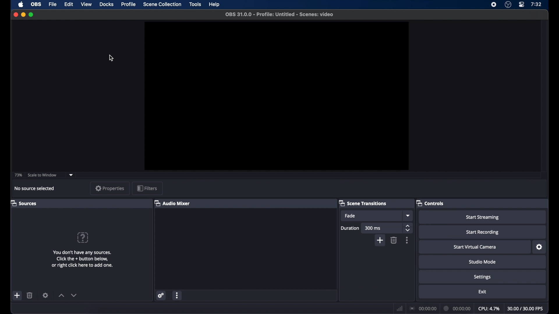 Image resolution: width=559 pixels, height=314 pixels. What do you see at coordinates (482, 292) in the screenshot?
I see `exit` at bounding box center [482, 292].